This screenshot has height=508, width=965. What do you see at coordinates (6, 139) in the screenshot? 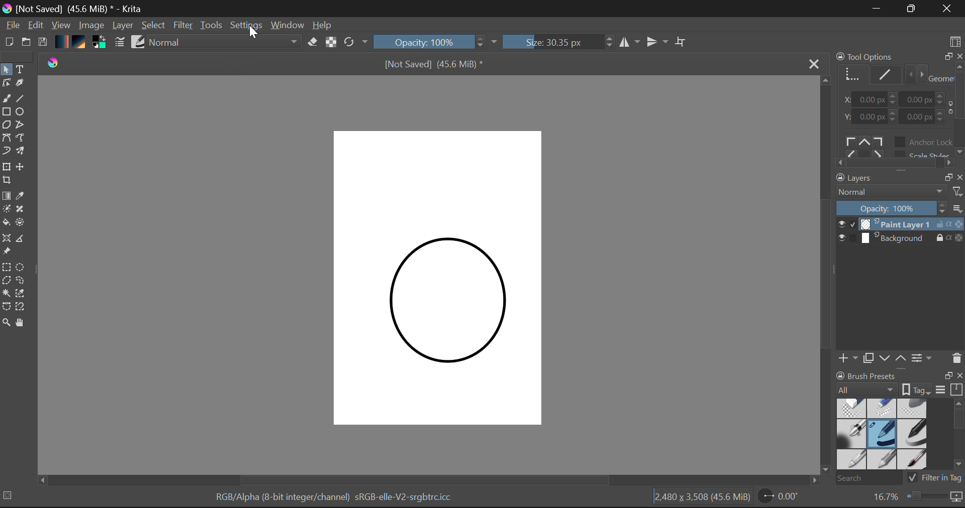
I see `Bezier Curve` at bounding box center [6, 139].